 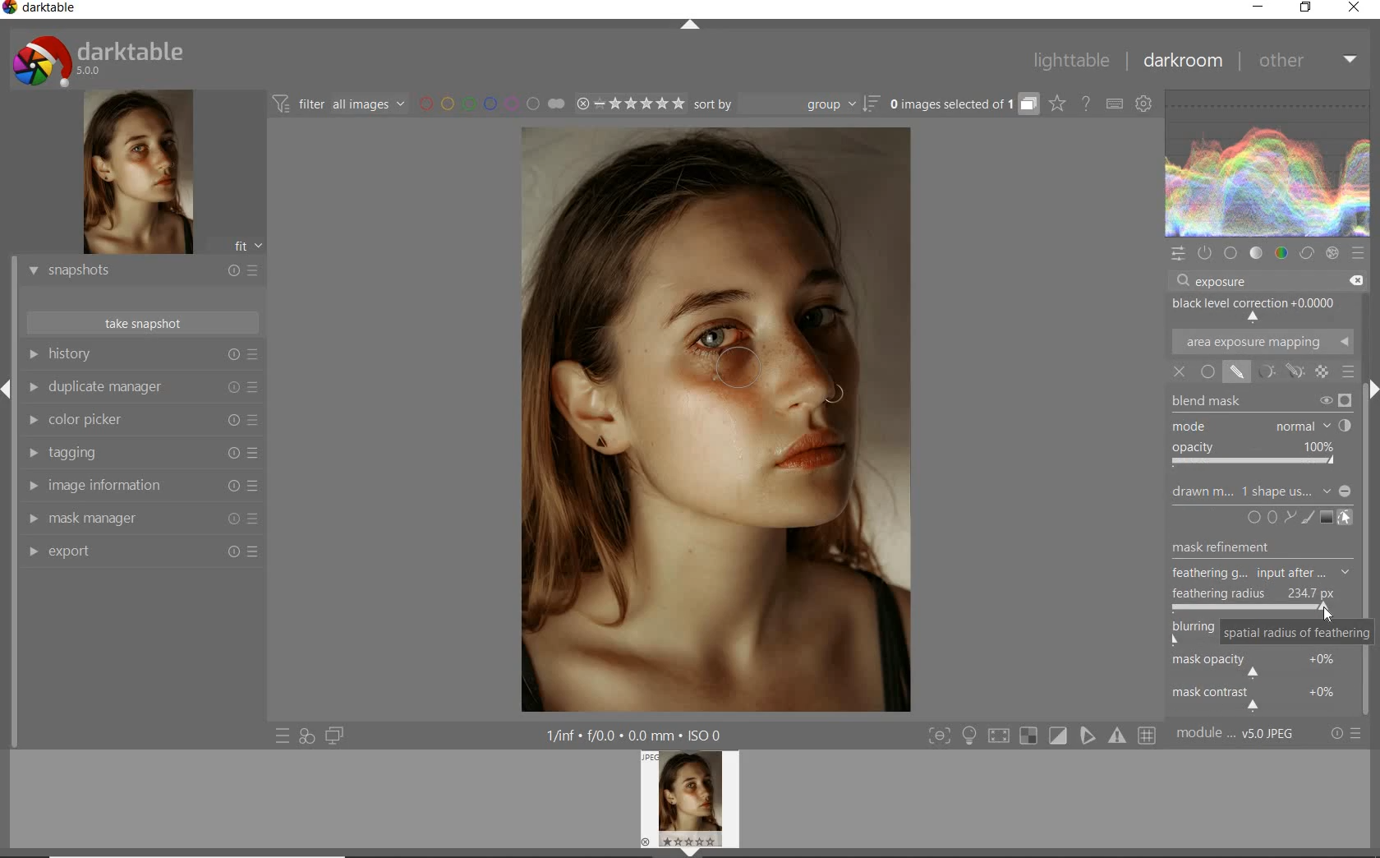 What do you see at coordinates (1259, 700) in the screenshot?
I see `mask contrast` at bounding box center [1259, 700].